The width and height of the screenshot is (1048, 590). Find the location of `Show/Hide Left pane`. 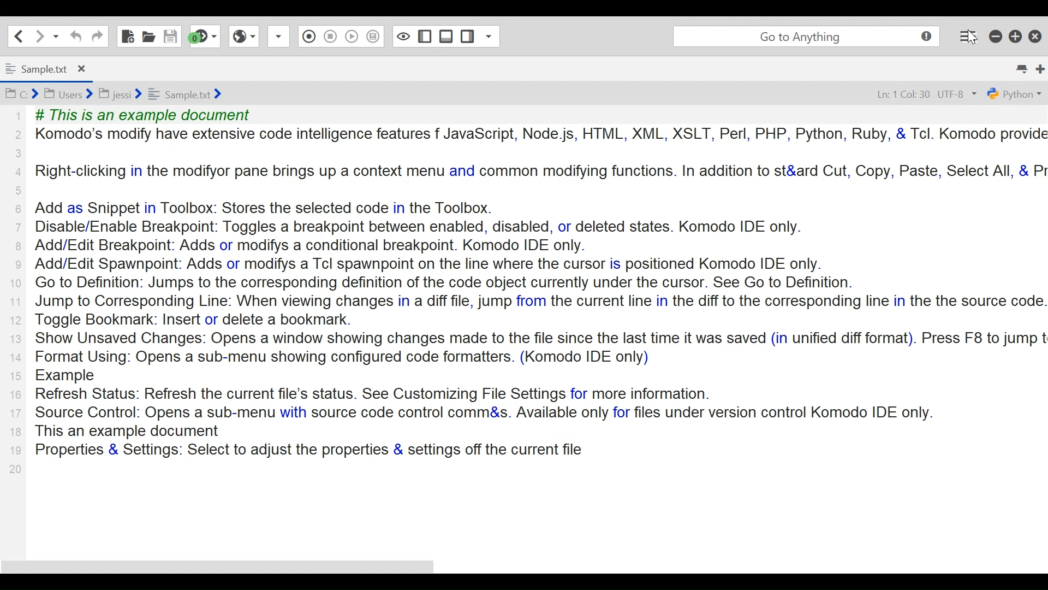

Show/Hide Left pane is located at coordinates (404, 36).